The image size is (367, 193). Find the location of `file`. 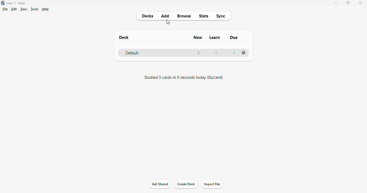

file is located at coordinates (5, 9).